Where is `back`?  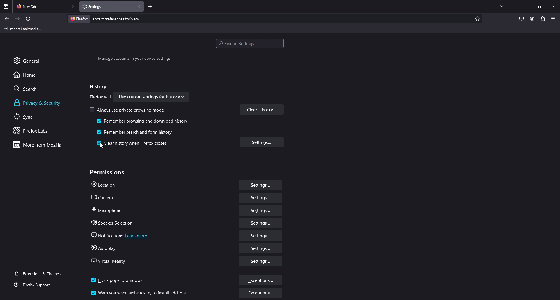 back is located at coordinates (7, 19).